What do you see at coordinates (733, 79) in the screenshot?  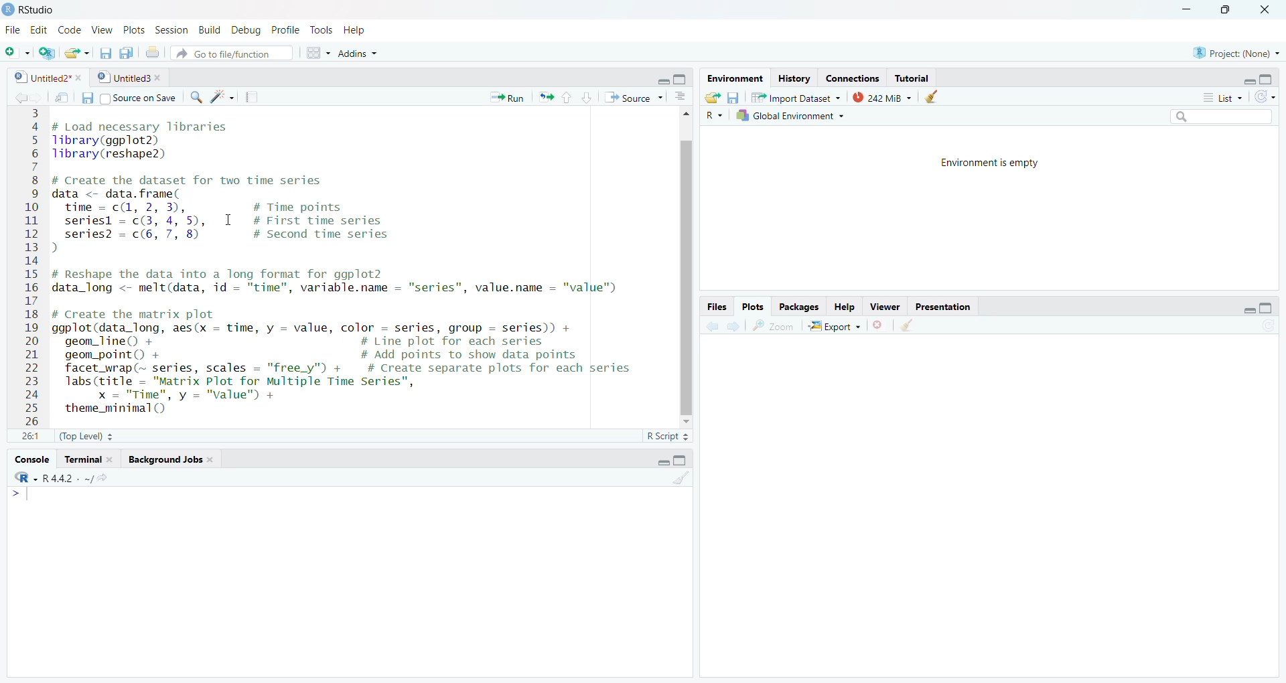 I see `Environment` at bounding box center [733, 79].